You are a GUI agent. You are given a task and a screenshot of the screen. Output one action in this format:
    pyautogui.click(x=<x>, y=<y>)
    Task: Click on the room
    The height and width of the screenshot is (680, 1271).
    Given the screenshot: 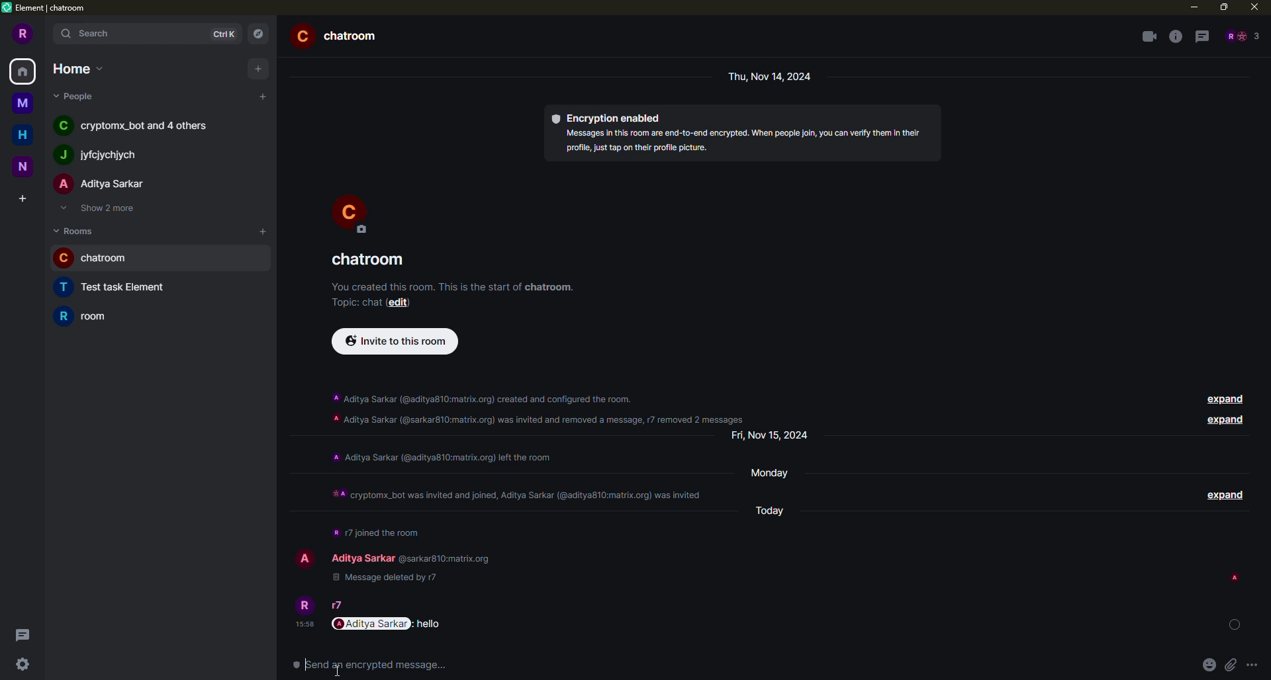 What is the action you would take?
    pyautogui.click(x=99, y=259)
    